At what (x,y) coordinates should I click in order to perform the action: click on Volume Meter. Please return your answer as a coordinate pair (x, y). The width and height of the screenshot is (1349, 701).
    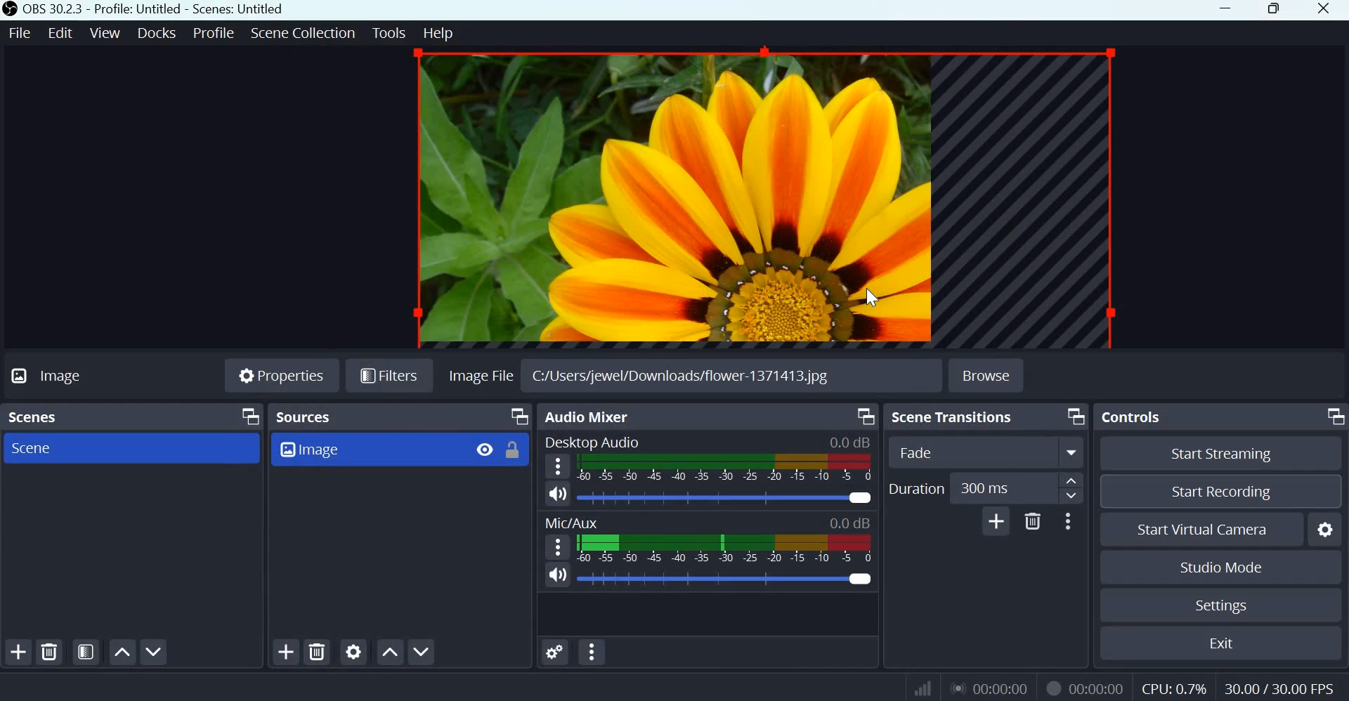
    Looking at the image, I should click on (726, 549).